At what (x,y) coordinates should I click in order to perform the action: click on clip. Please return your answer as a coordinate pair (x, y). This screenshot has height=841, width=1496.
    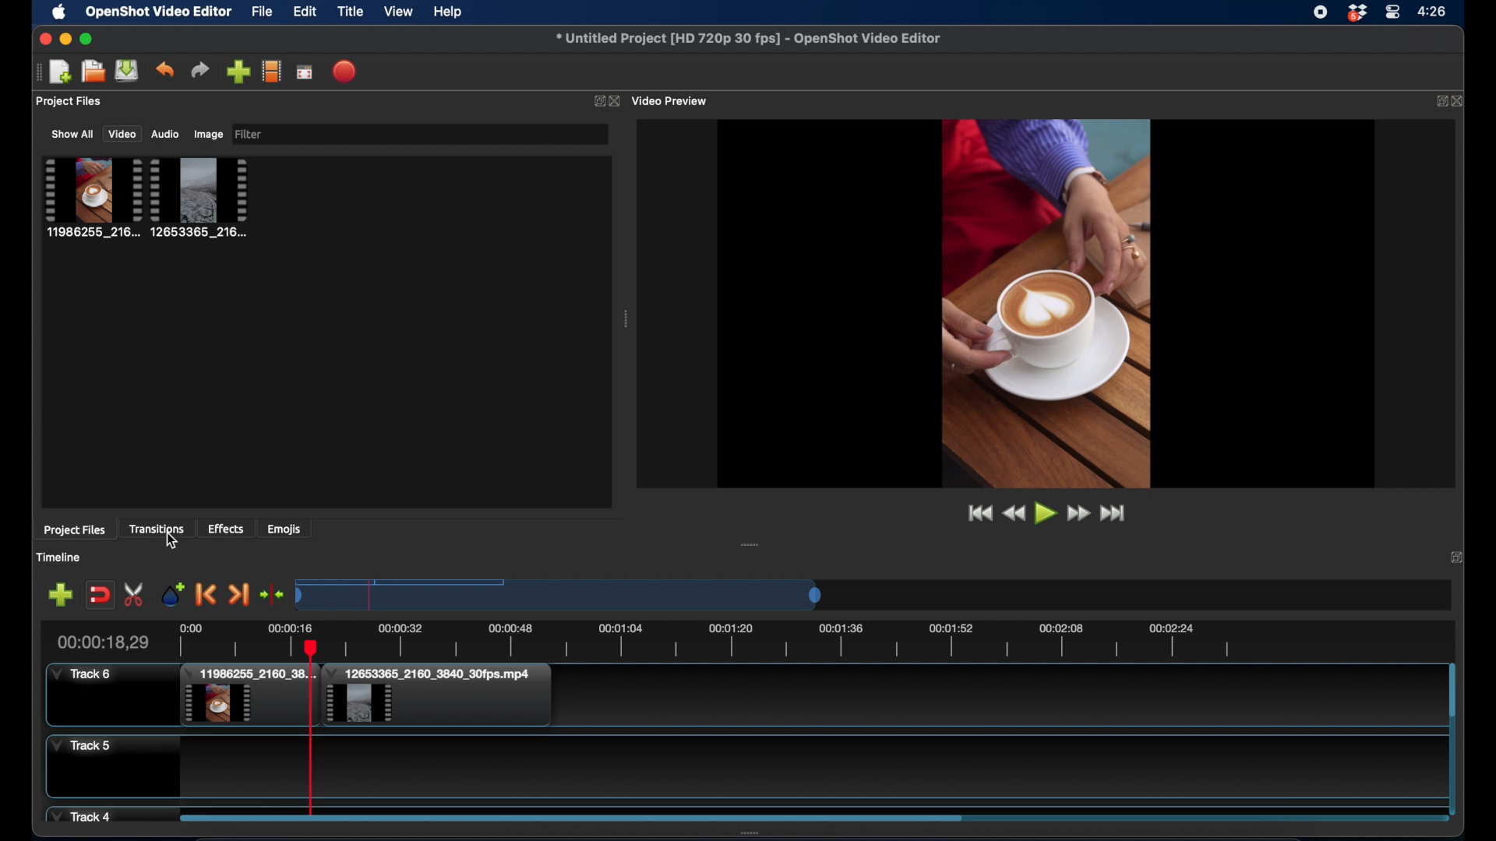
    Looking at the image, I should click on (437, 695).